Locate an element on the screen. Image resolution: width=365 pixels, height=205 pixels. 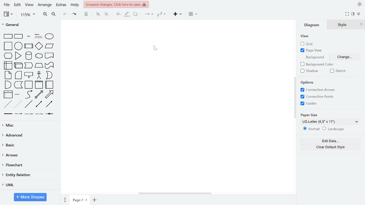
undo is located at coordinates (64, 15).